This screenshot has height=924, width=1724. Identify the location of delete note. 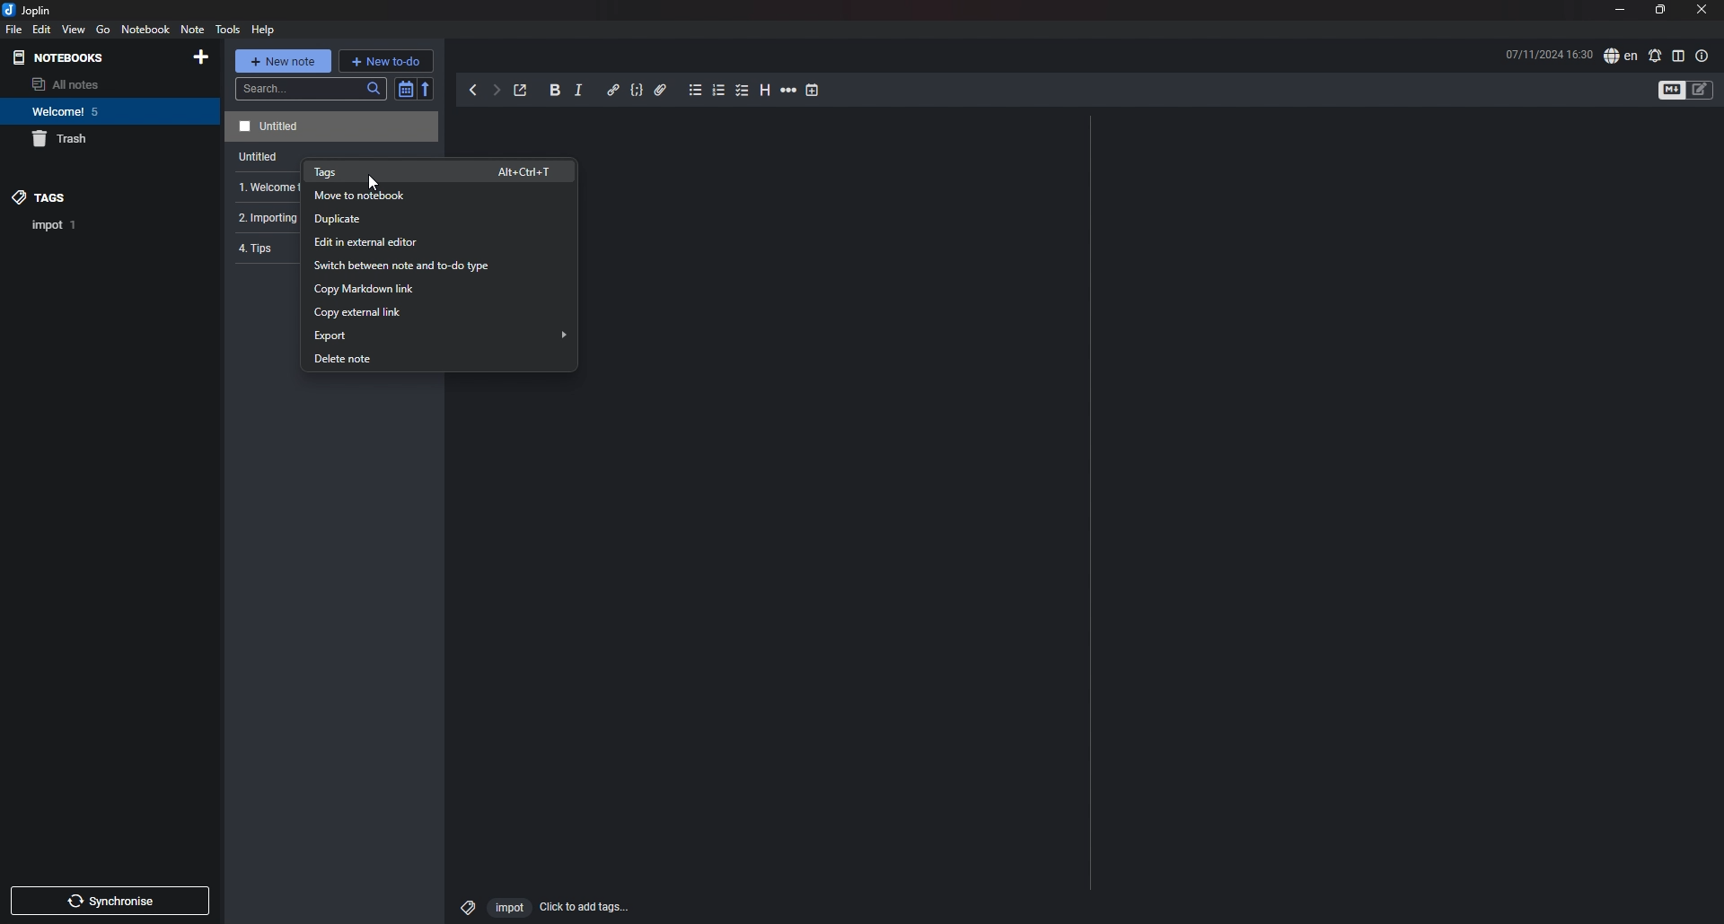
(435, 360).